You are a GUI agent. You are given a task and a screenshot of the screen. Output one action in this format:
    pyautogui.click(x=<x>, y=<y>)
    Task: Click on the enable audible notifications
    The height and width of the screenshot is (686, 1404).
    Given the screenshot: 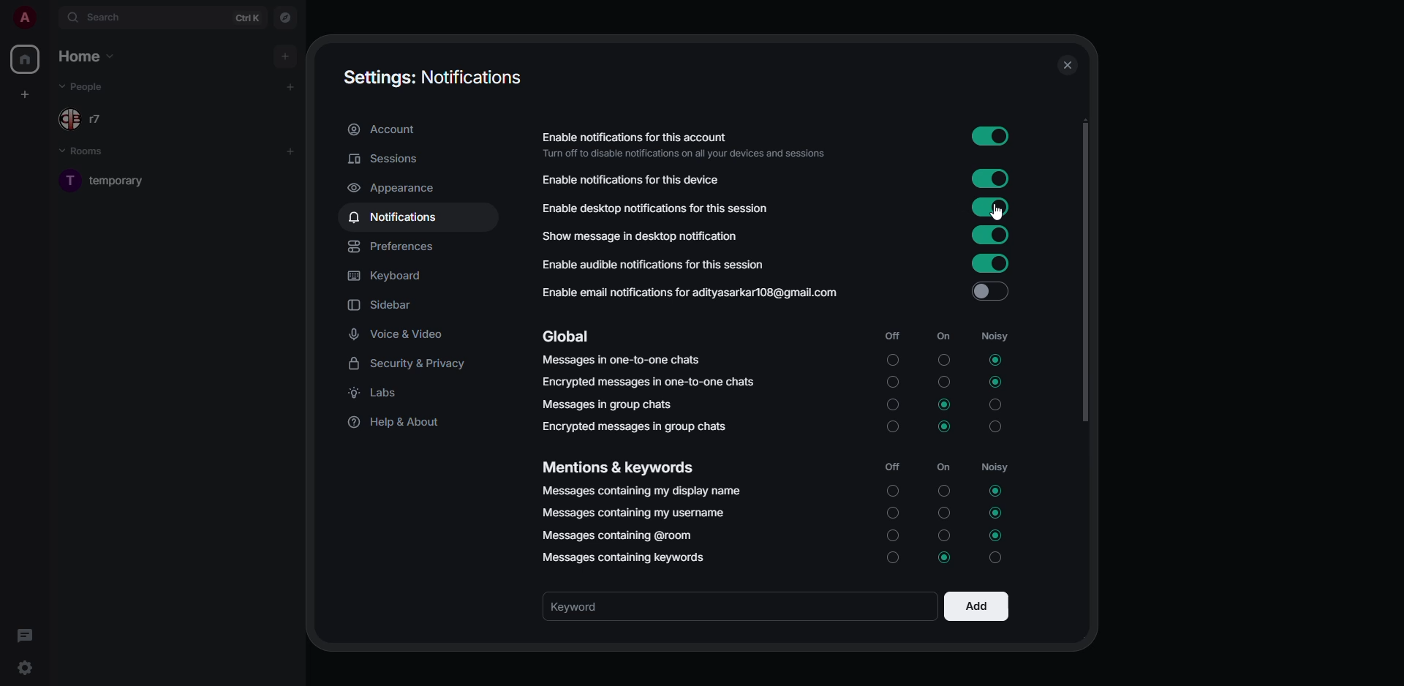 What is the action you would take?
    pyautogui.click(x=655, y=266)
    